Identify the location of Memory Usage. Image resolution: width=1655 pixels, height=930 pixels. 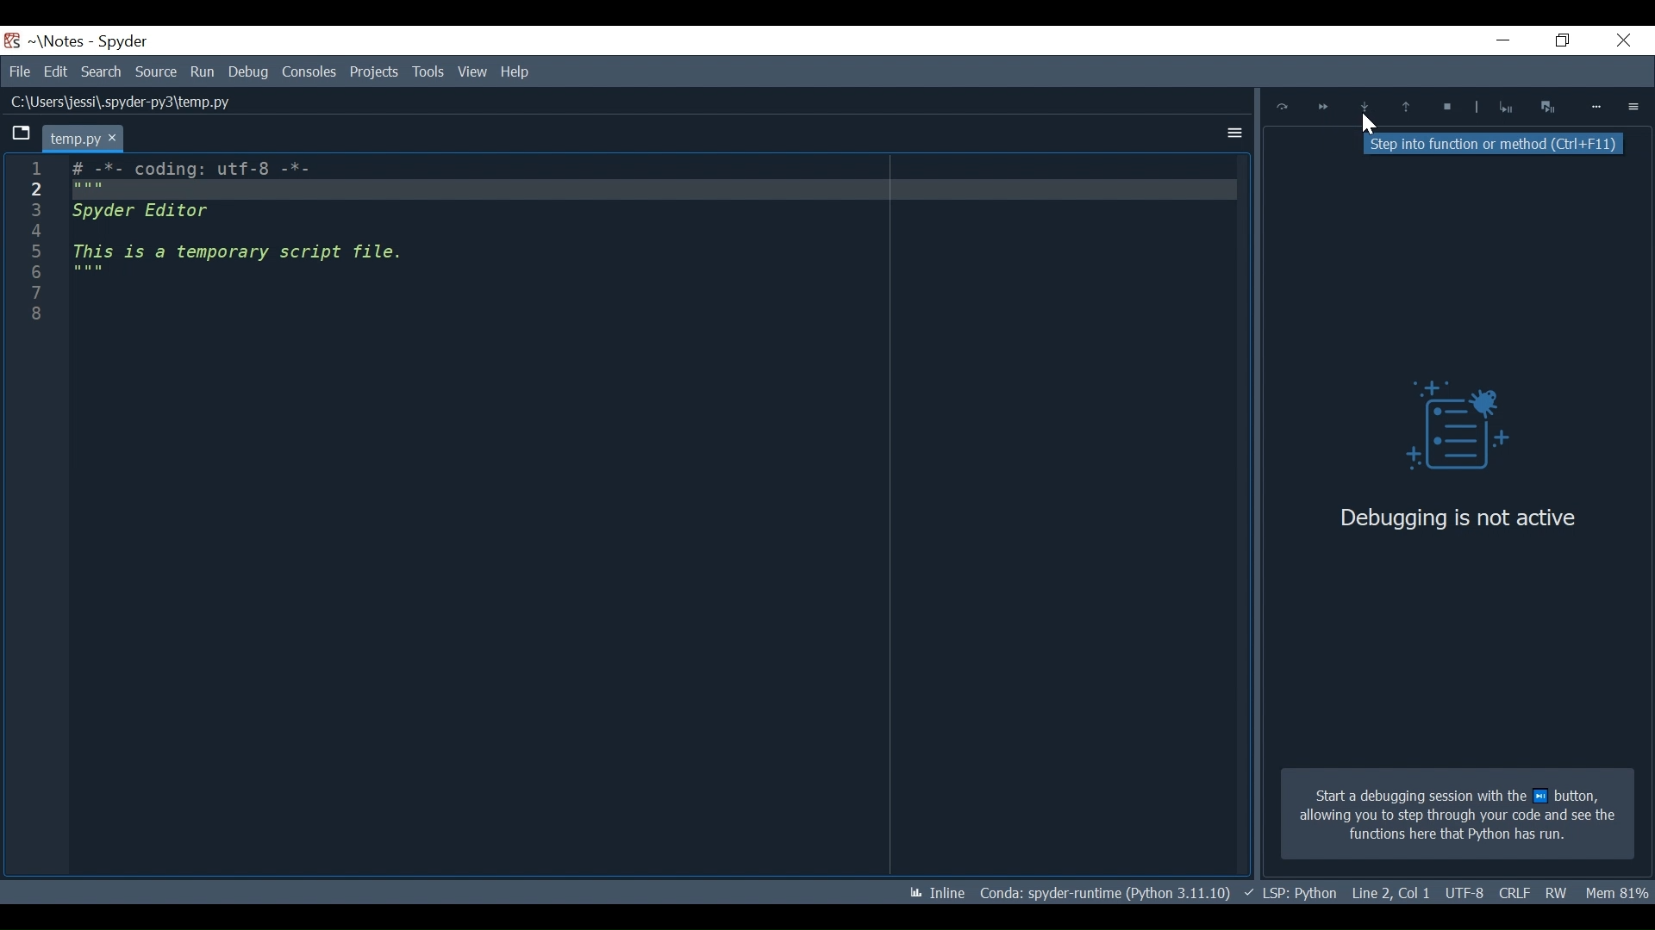
(1619, 891).